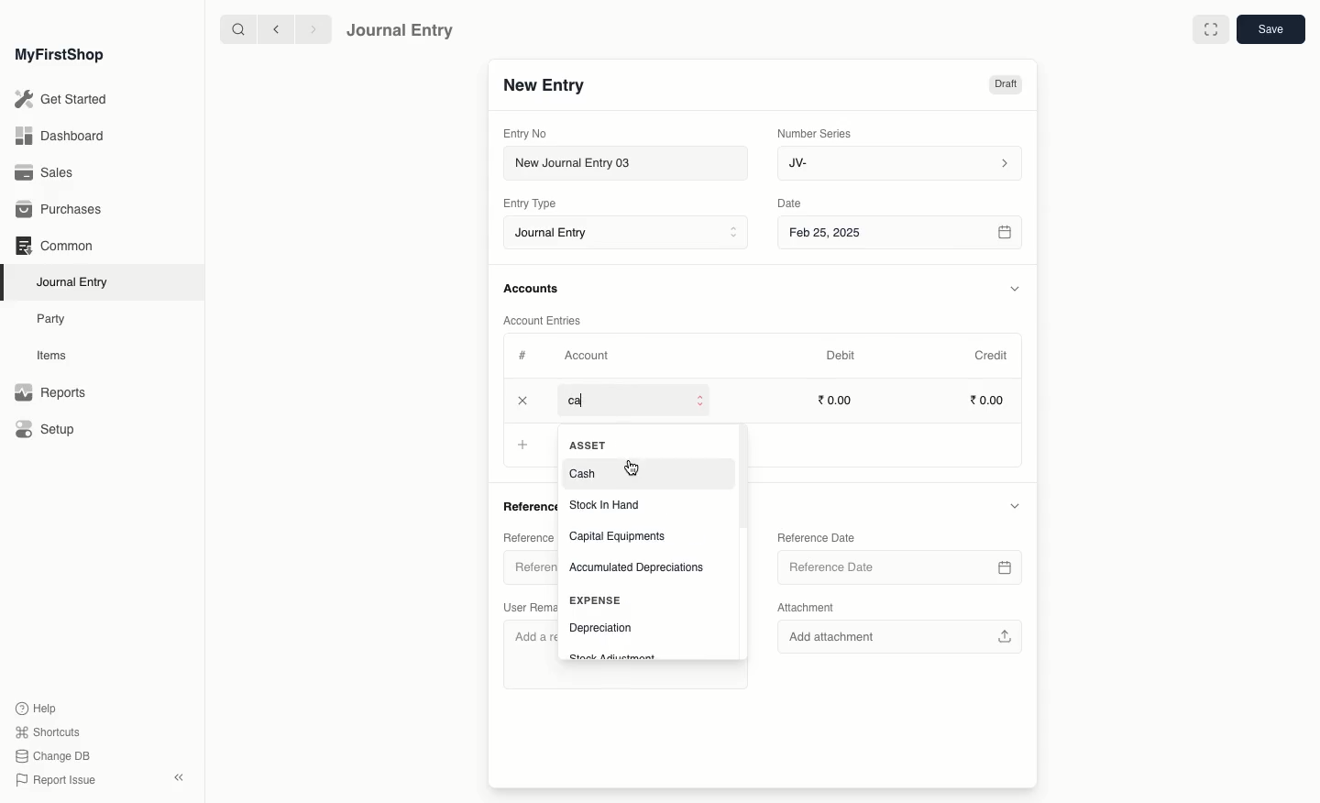  I want to click on Add, so click(522, 445).